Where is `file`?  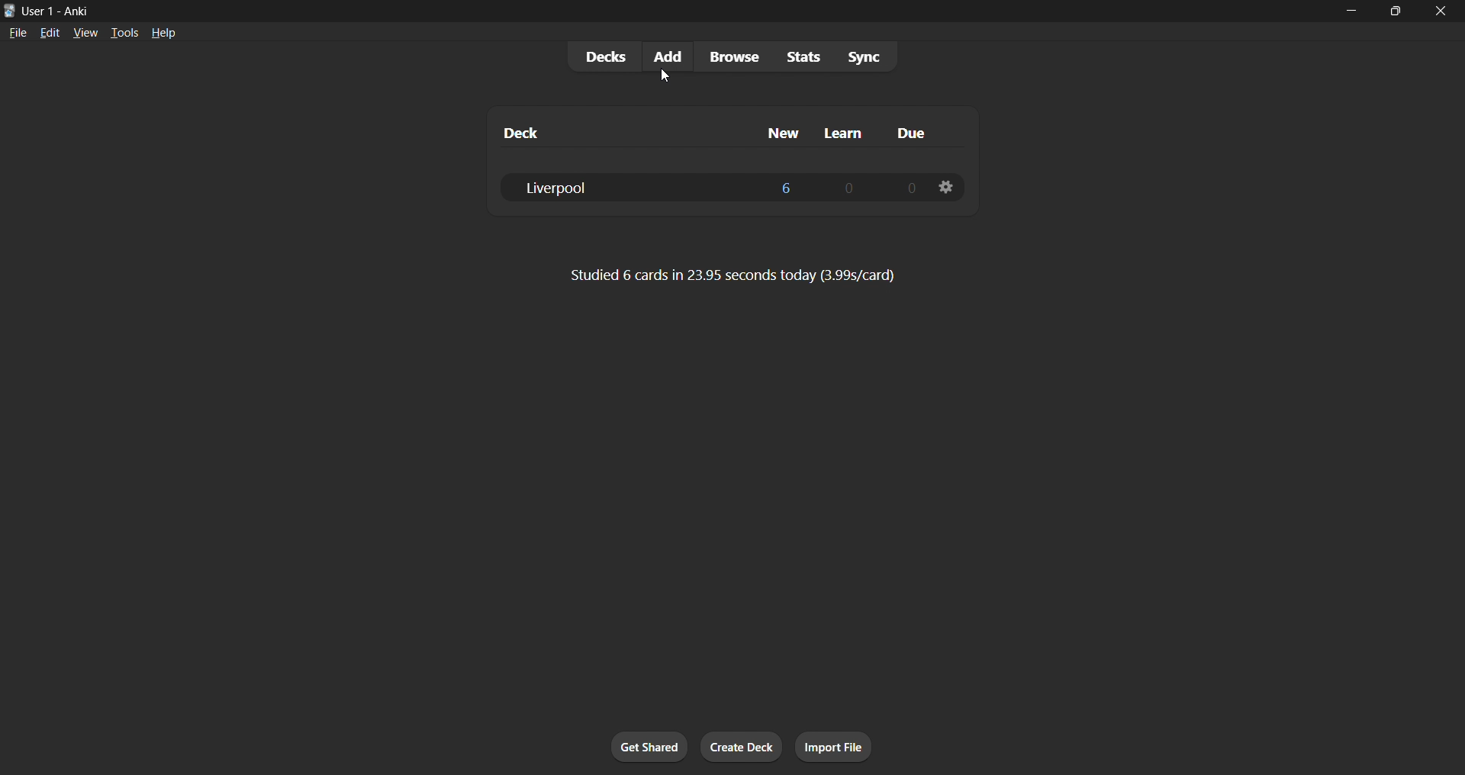 file is located at coordinates (18, 31).